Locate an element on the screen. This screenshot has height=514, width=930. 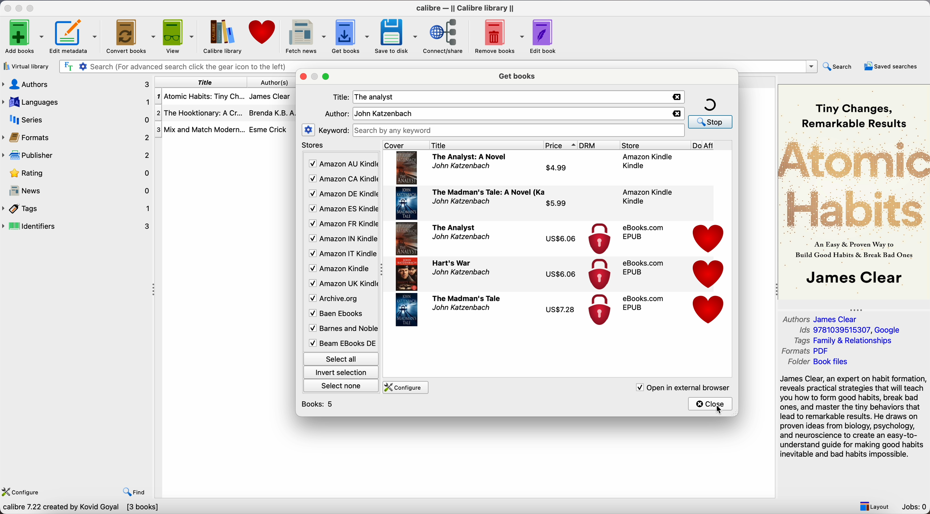
search bar is located at coordinates (436, 65).